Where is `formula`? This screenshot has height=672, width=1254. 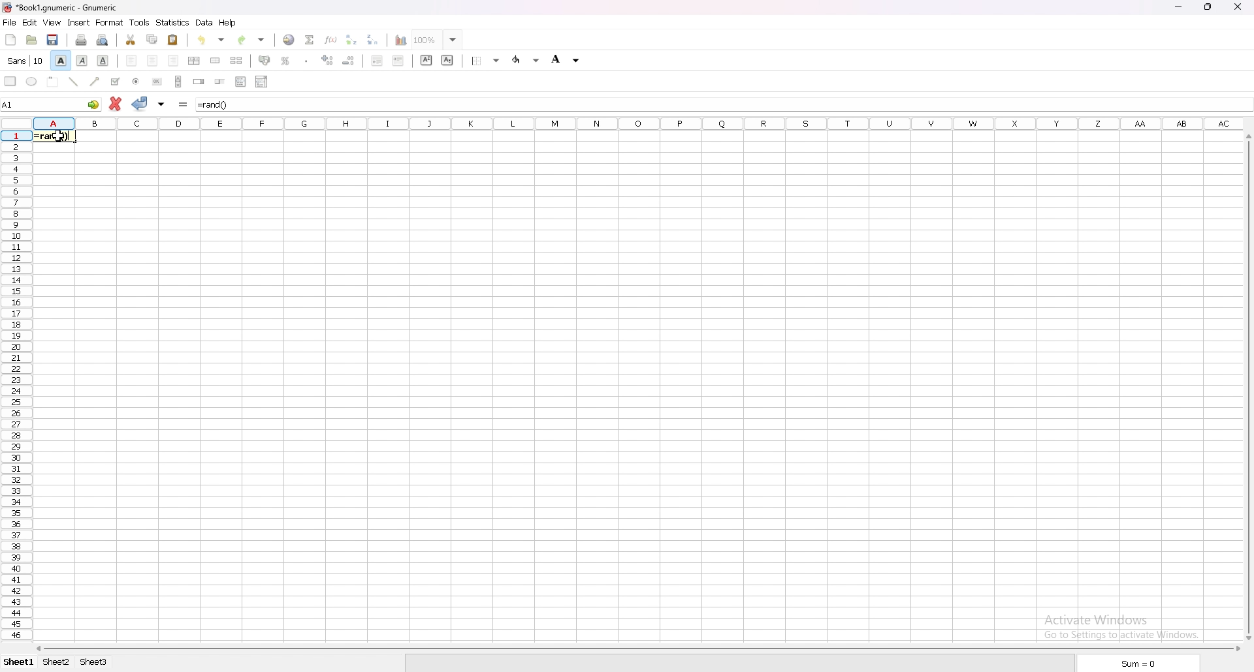
formula is located at coordinates (214, 105).